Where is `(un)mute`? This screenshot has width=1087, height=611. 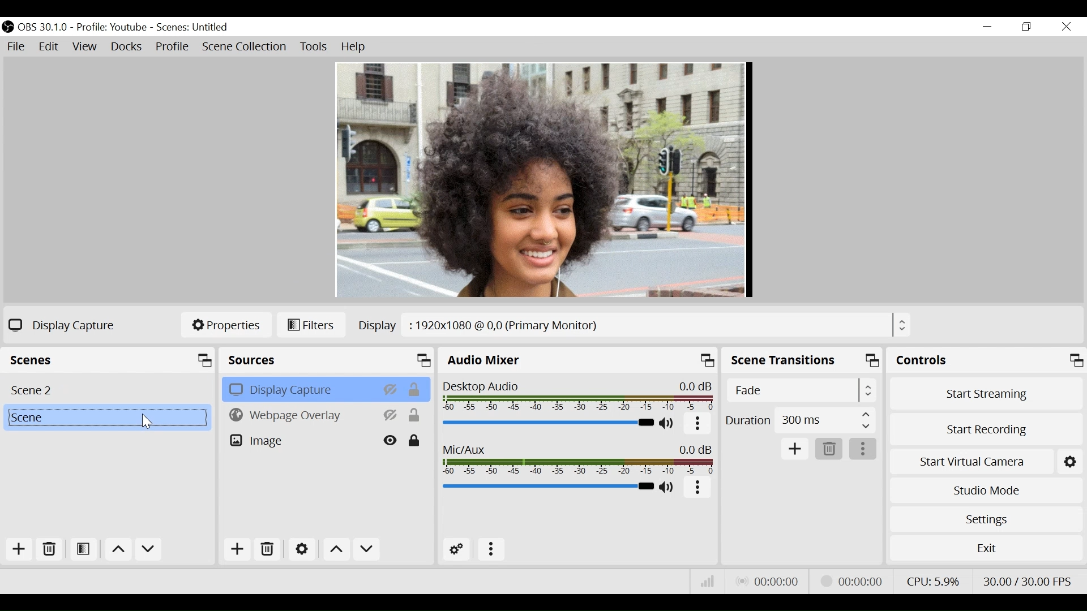
(un)mute is located at coordinates (667, 487).